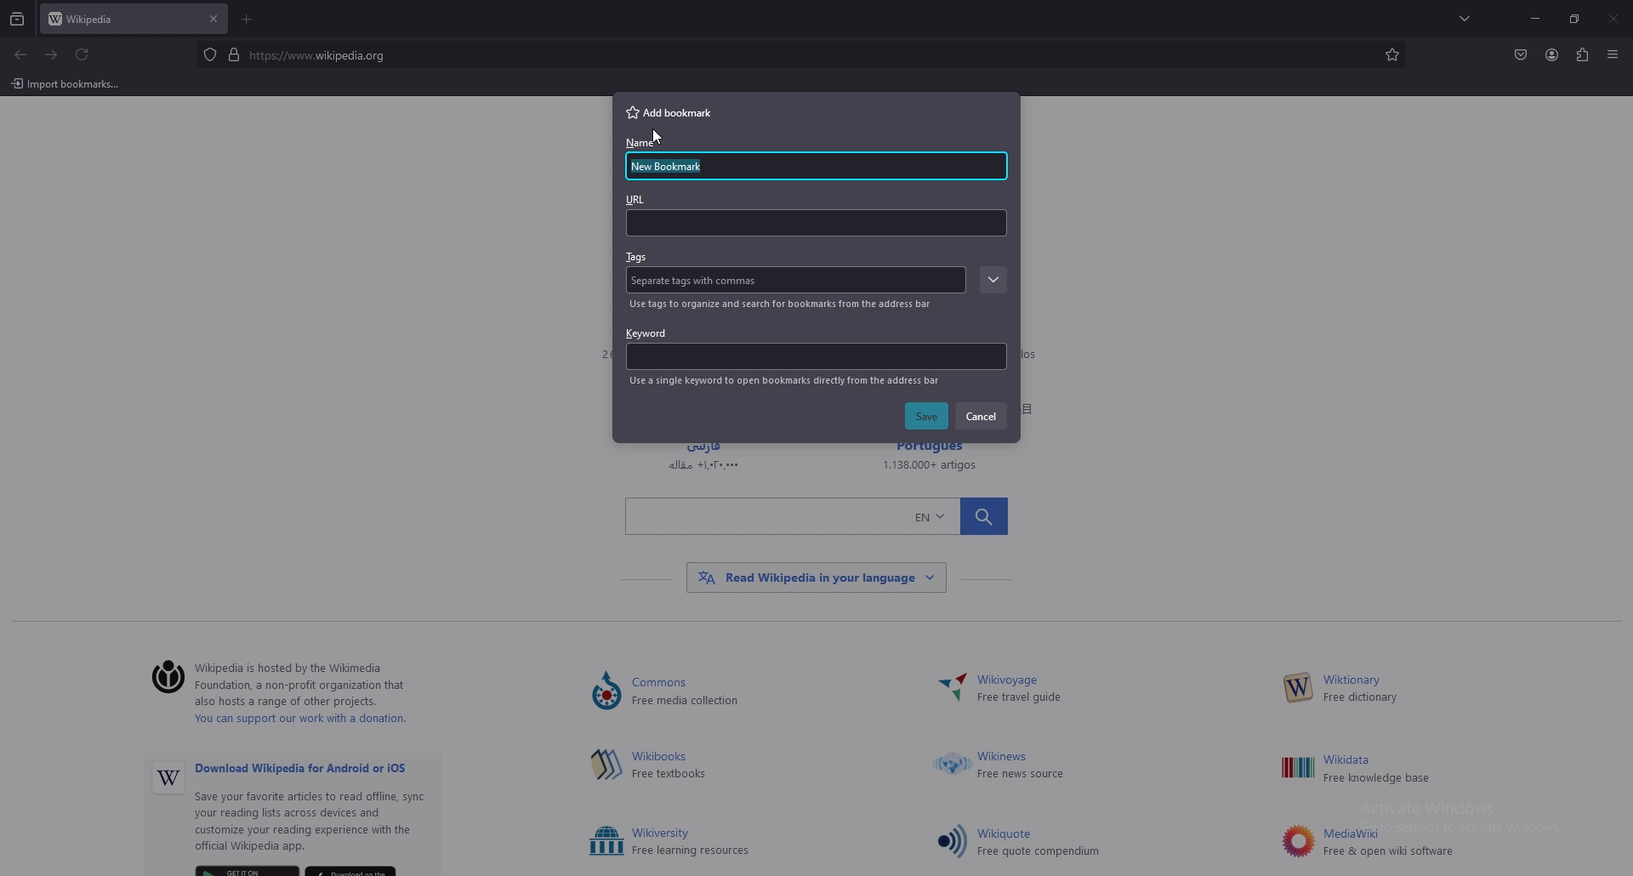 This screenshot has width=1633, height=876. What do you see at coordinates (673, 766) in the screenshot?
I see `hima
Free textbooks` at bounding box center [673, 766].